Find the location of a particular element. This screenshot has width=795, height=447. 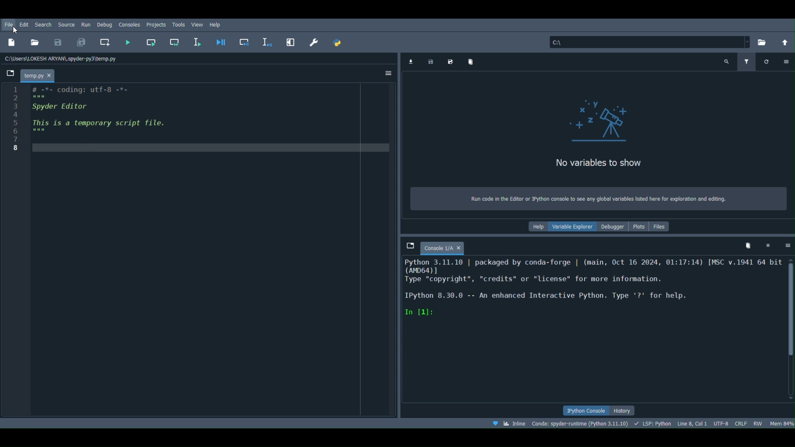

File is located at coordinates (8, 24).